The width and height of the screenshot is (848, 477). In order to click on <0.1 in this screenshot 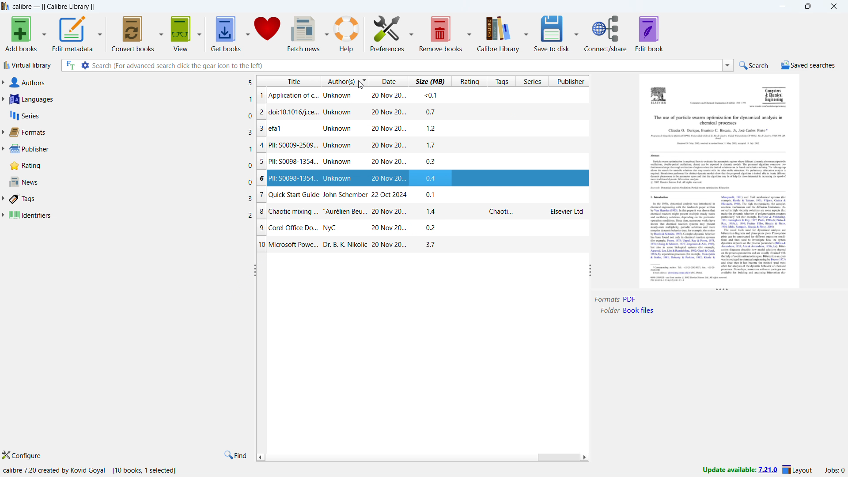, I will do `click(431, 95)`.